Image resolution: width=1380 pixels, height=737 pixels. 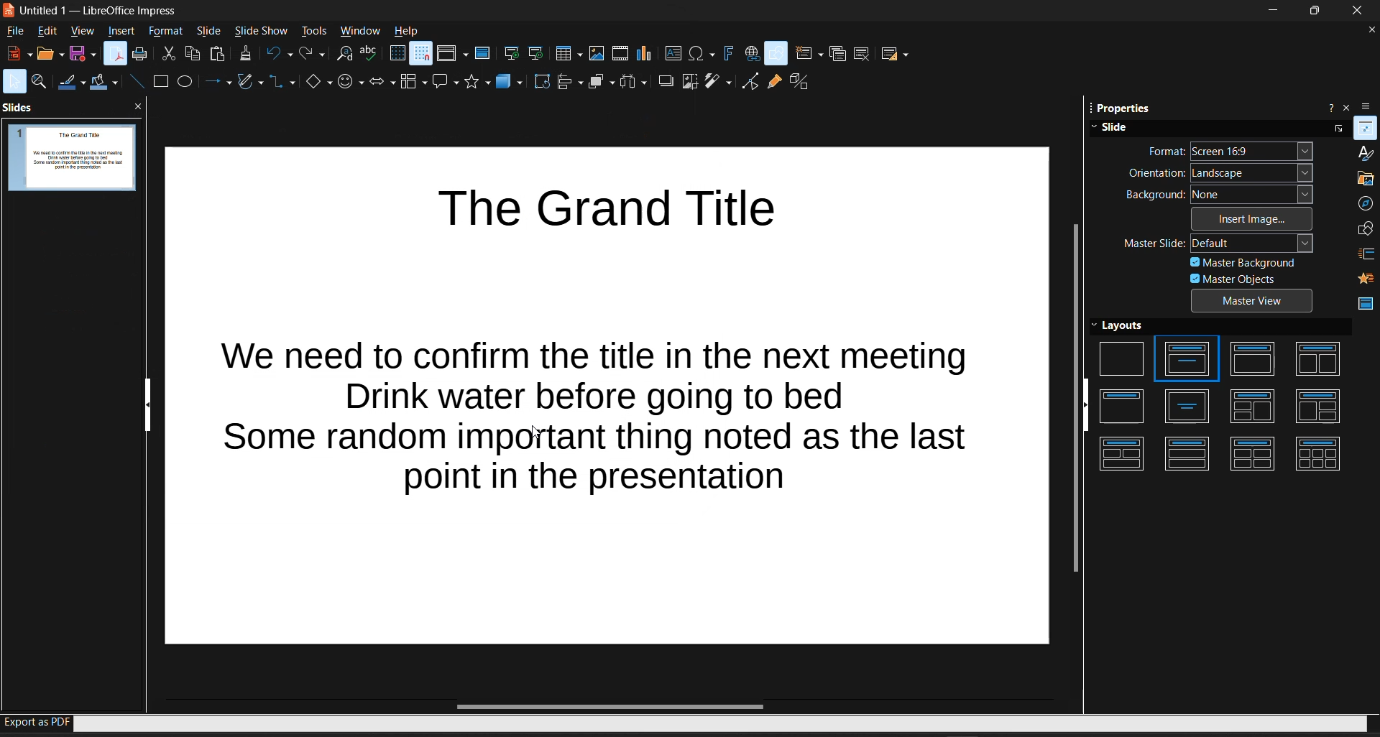 What do you see at coordinates (137, 108) in the screenshot?
I see `close pane` at bounding box center [137, 108].